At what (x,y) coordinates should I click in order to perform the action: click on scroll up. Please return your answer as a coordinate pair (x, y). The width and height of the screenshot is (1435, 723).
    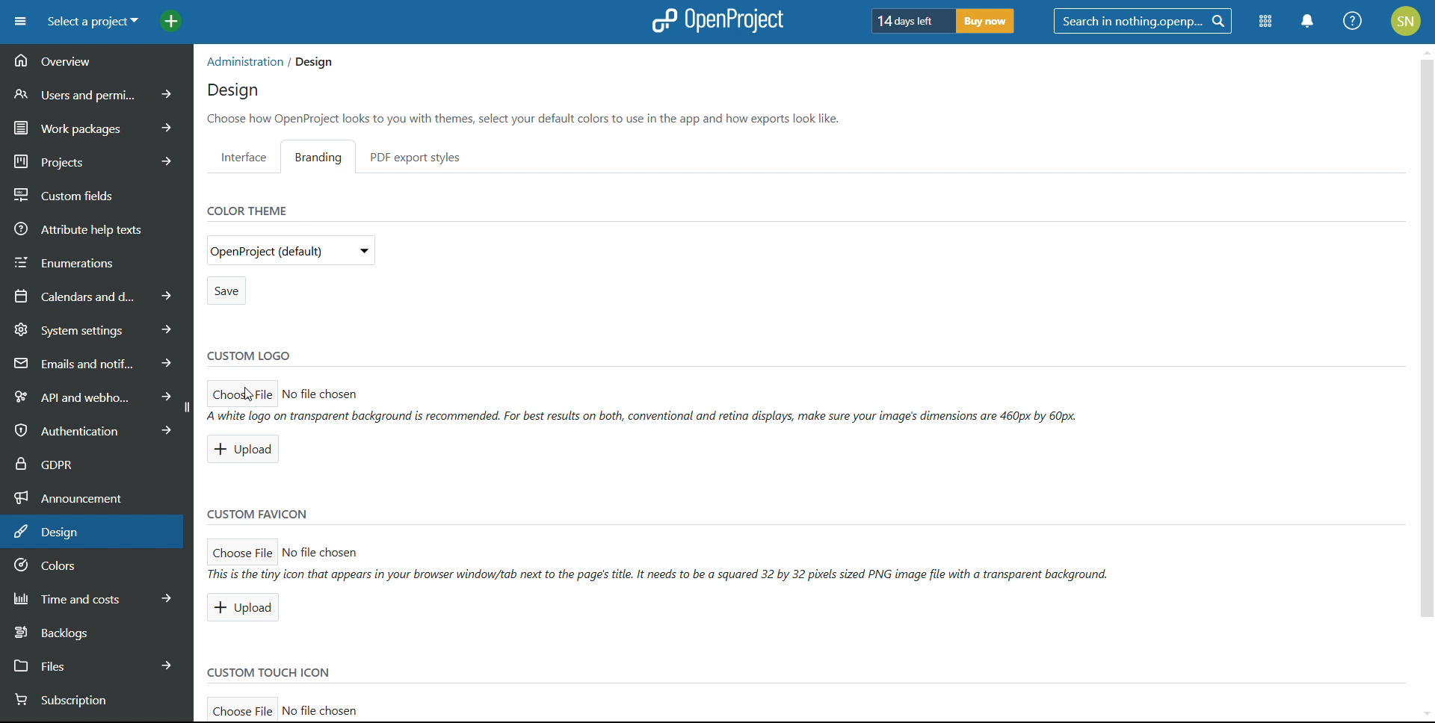
    Looking at the image, I should click on (1426, 49).